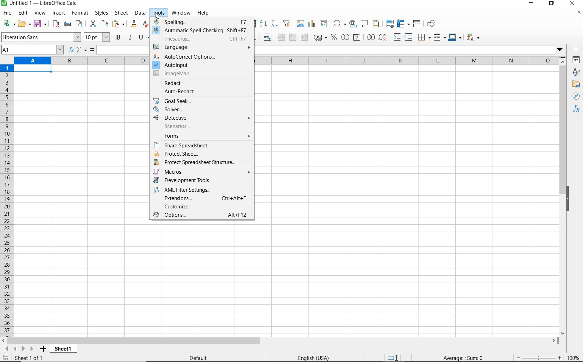 The height and width of the screenshot is (362, 583). What do you see at coordinates (541, 359) in the screenshot?
I see `zoom slider` at bounding box center [541, 359].